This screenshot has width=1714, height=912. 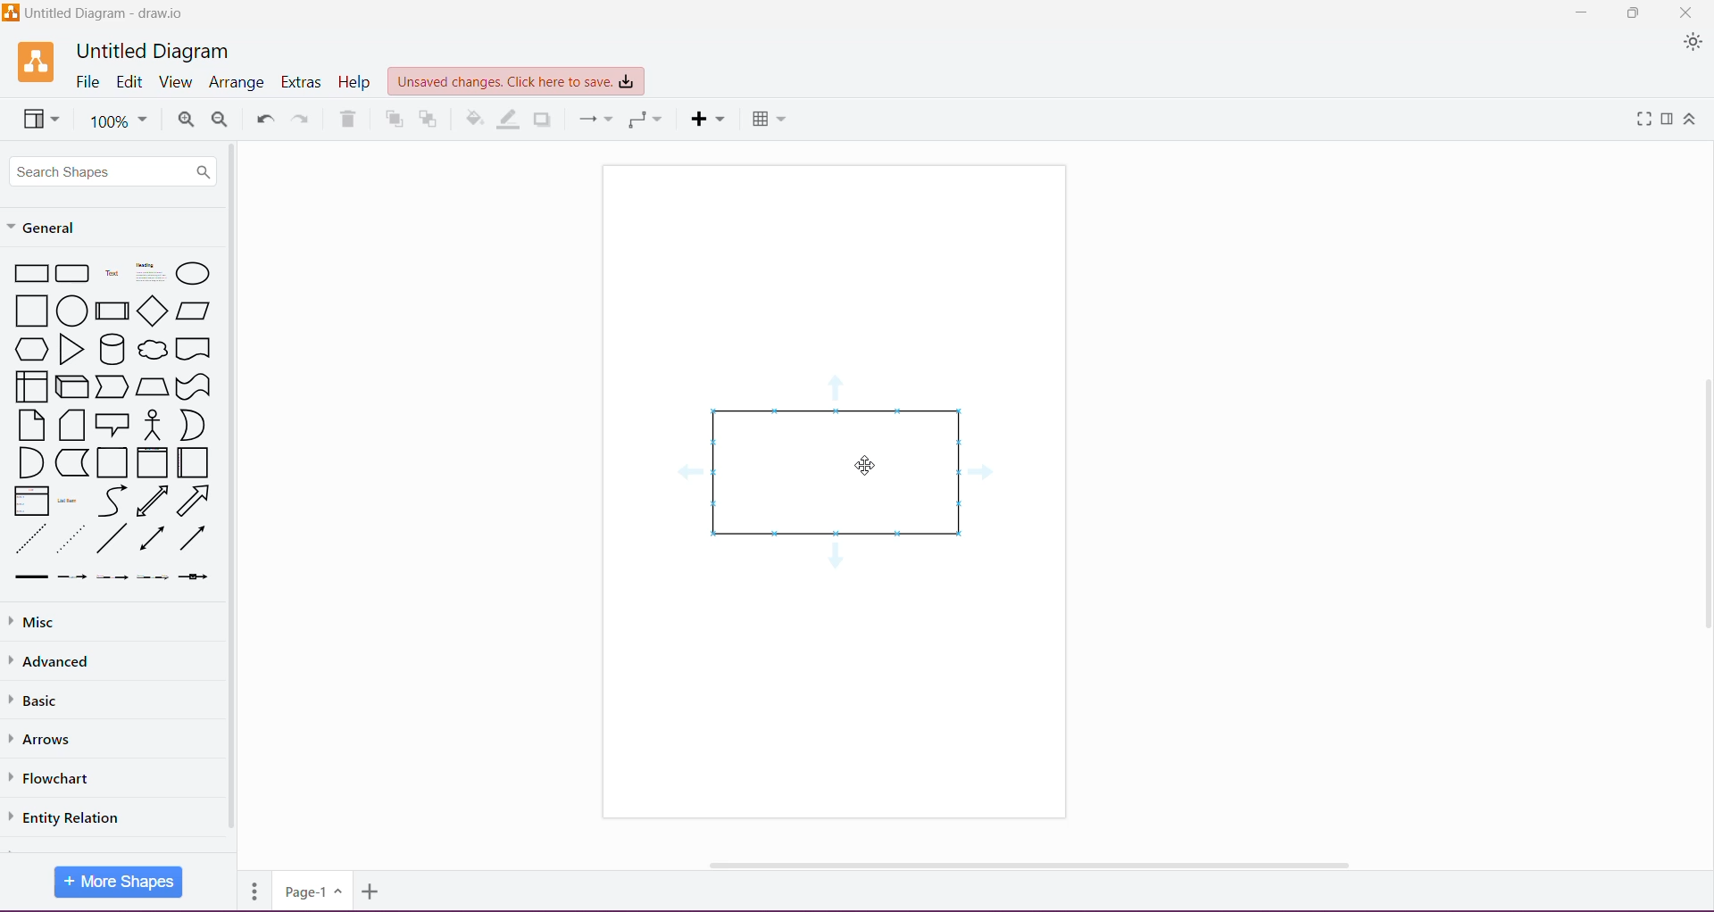 I want to click on Page Number, so click(x=312, y=891).